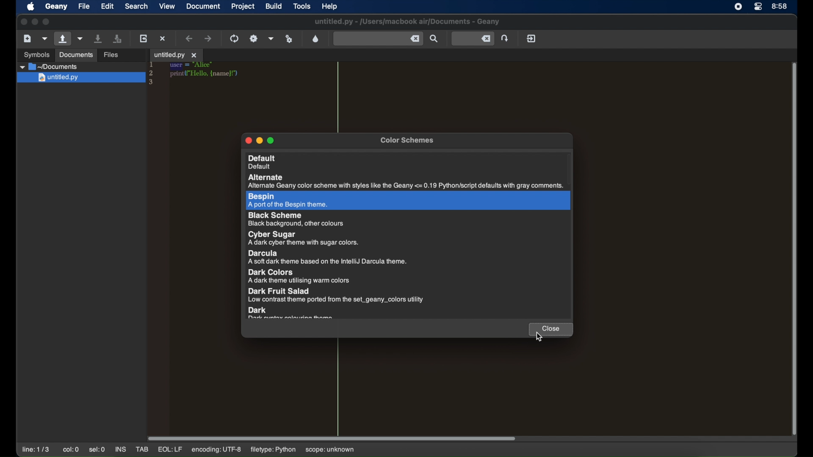 The height and width of the screenshot is (457, 813). Describe the element at coordinates (36, 55) in the screenshot. I see `symbols` at that location.